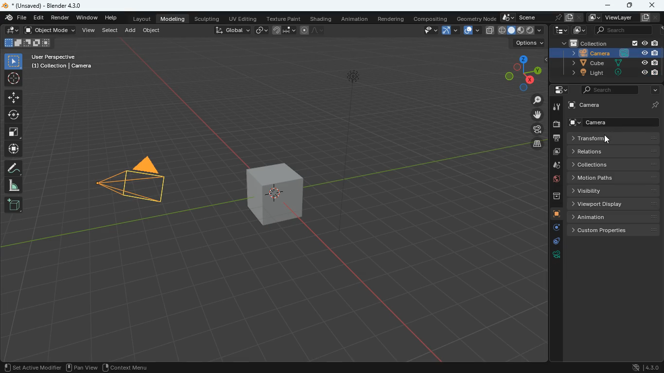 This screenshot has height=373, width=664. Describe the element at coordinates (89, 32) in the screenshot. I see `view` at that location.